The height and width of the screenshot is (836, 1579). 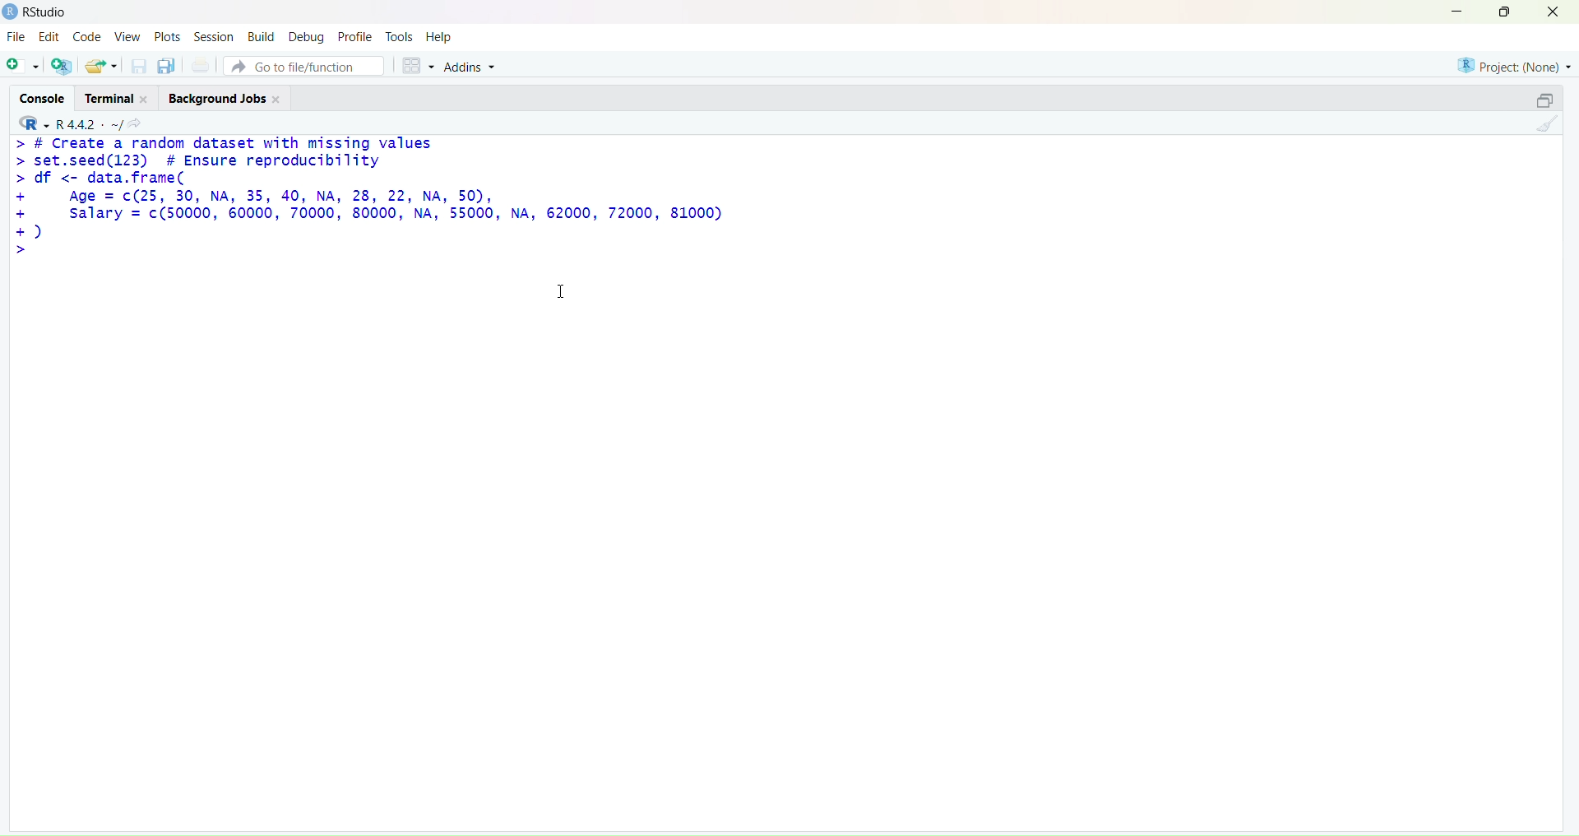 I want to click on open an existing file, so click(x=100, y=67).